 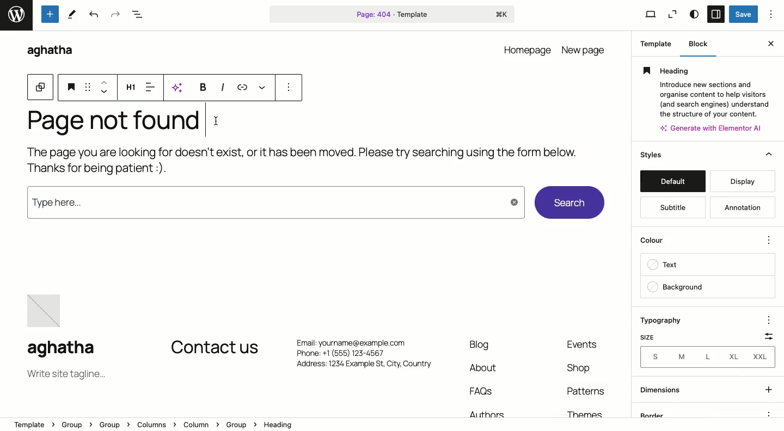 I want to click on Blog, so click(x=480, y=345).